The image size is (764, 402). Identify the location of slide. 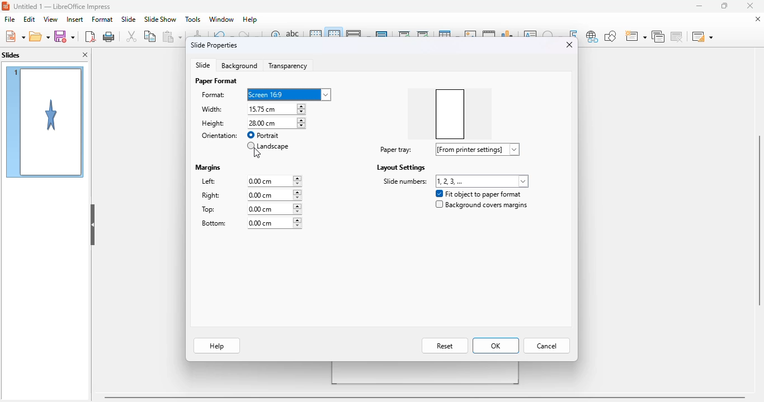
(129, 20).